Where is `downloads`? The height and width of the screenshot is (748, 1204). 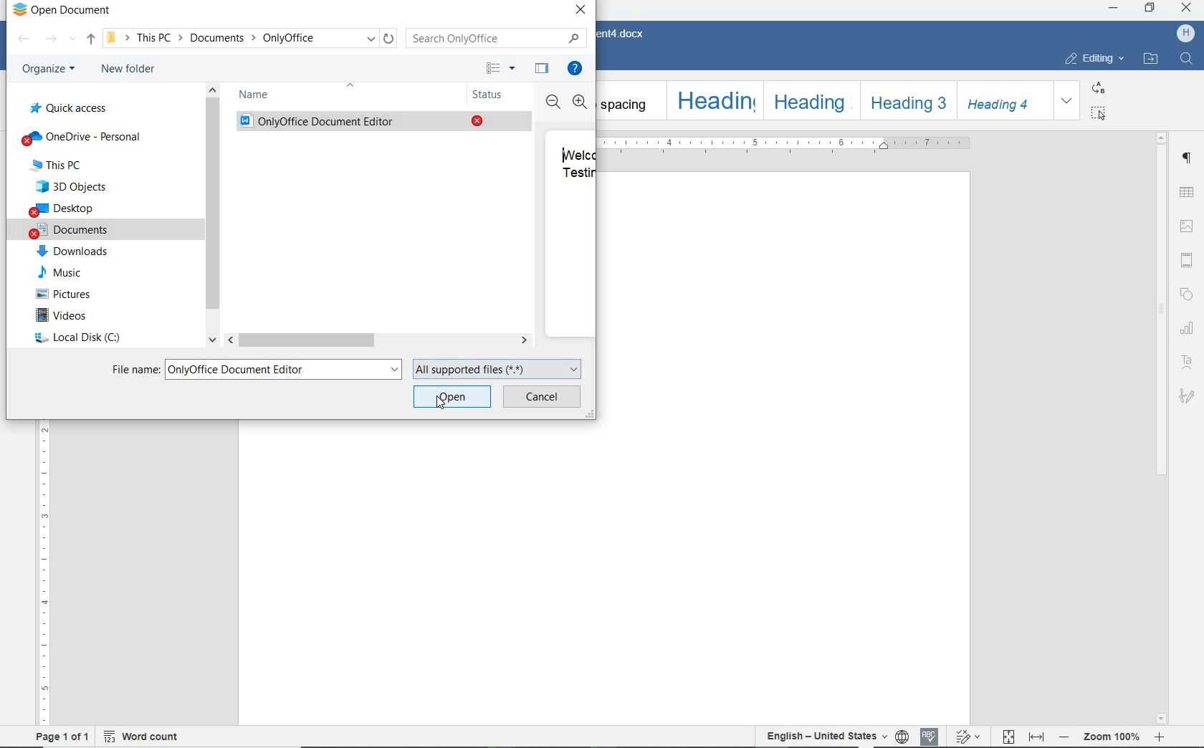
downloads is located at coordinates (67, 252).